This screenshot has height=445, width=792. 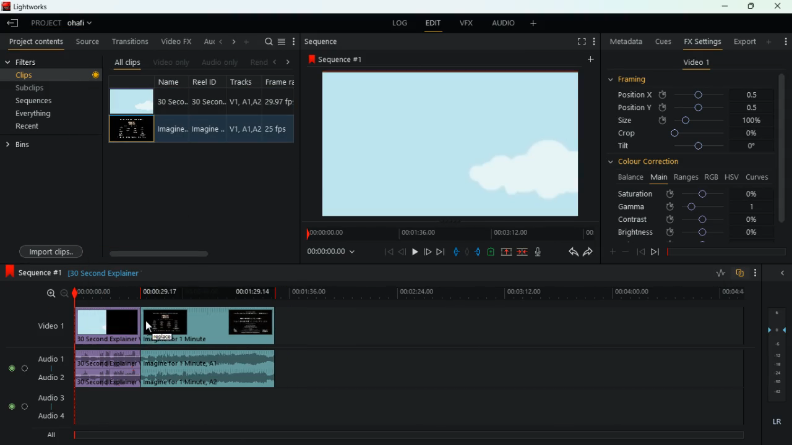 I want to click on metadata, so click(x=626, y=41).